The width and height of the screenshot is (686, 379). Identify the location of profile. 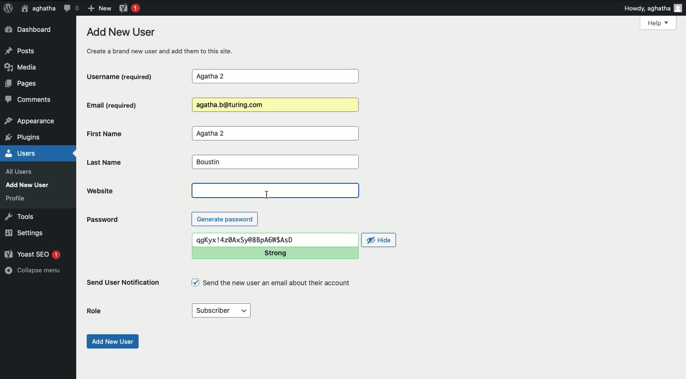
(18, 198).